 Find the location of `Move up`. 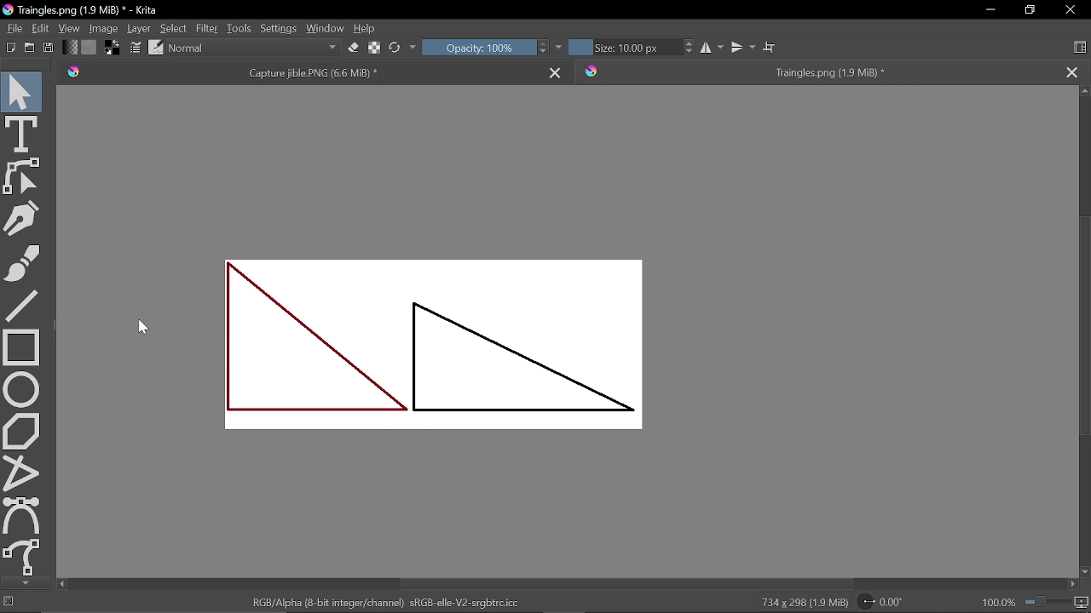

Move up is located at coordinates (1084, 91).